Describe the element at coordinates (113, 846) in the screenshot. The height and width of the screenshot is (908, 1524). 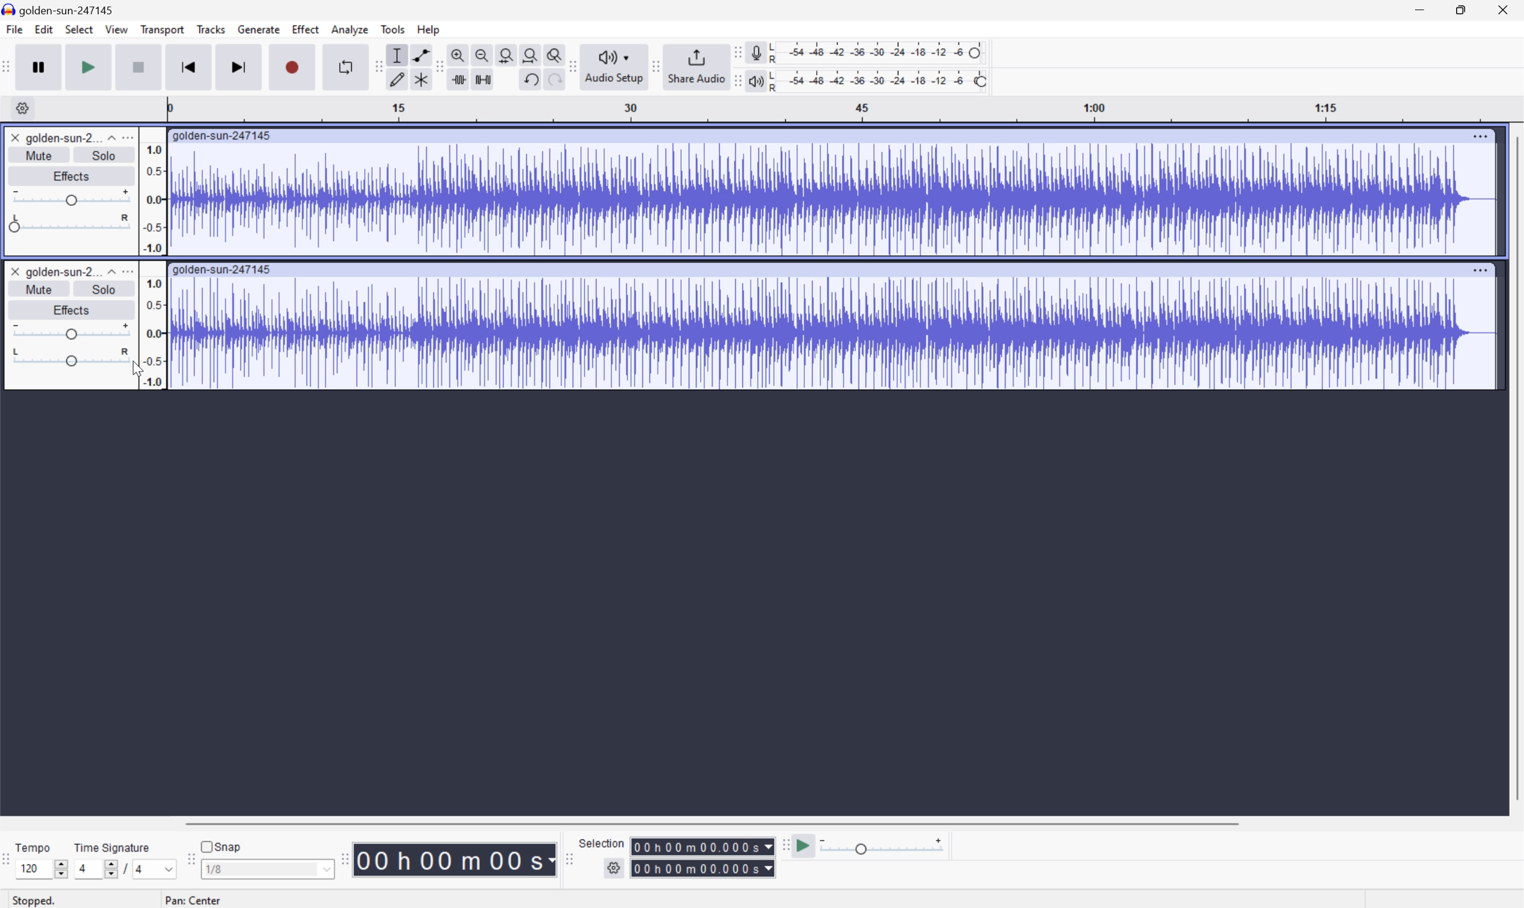
I see `Time signature` at that location.